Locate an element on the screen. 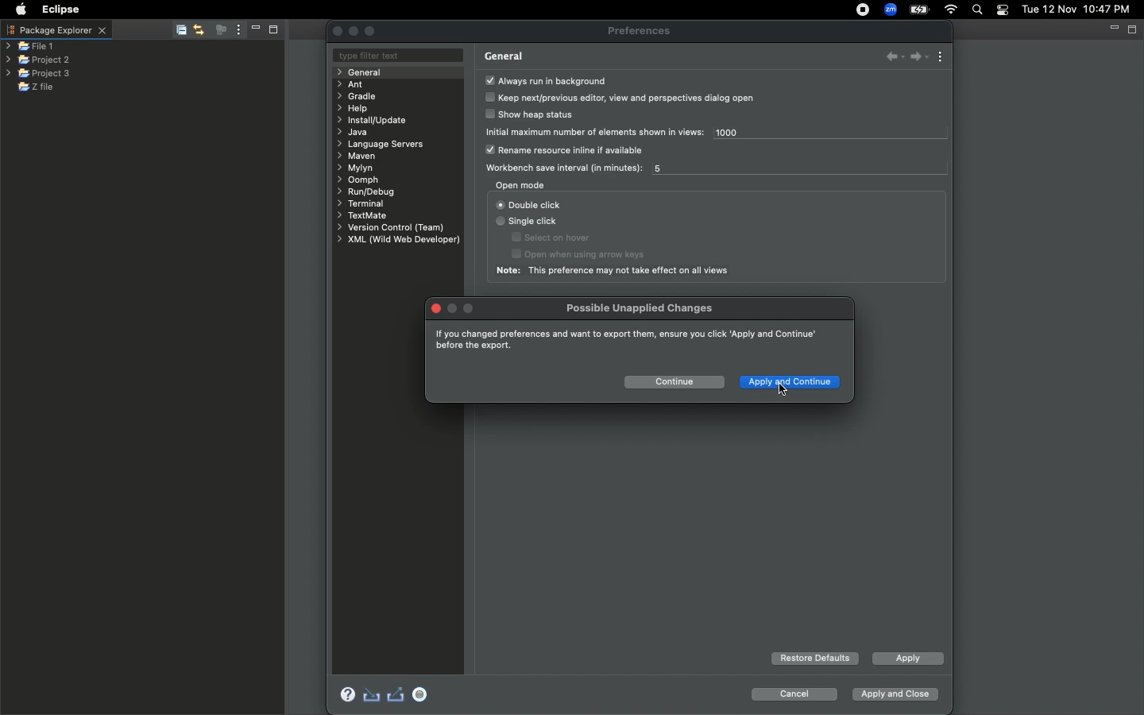 The image size is (1144, 715). Forward is located at coordinates (918, 57).